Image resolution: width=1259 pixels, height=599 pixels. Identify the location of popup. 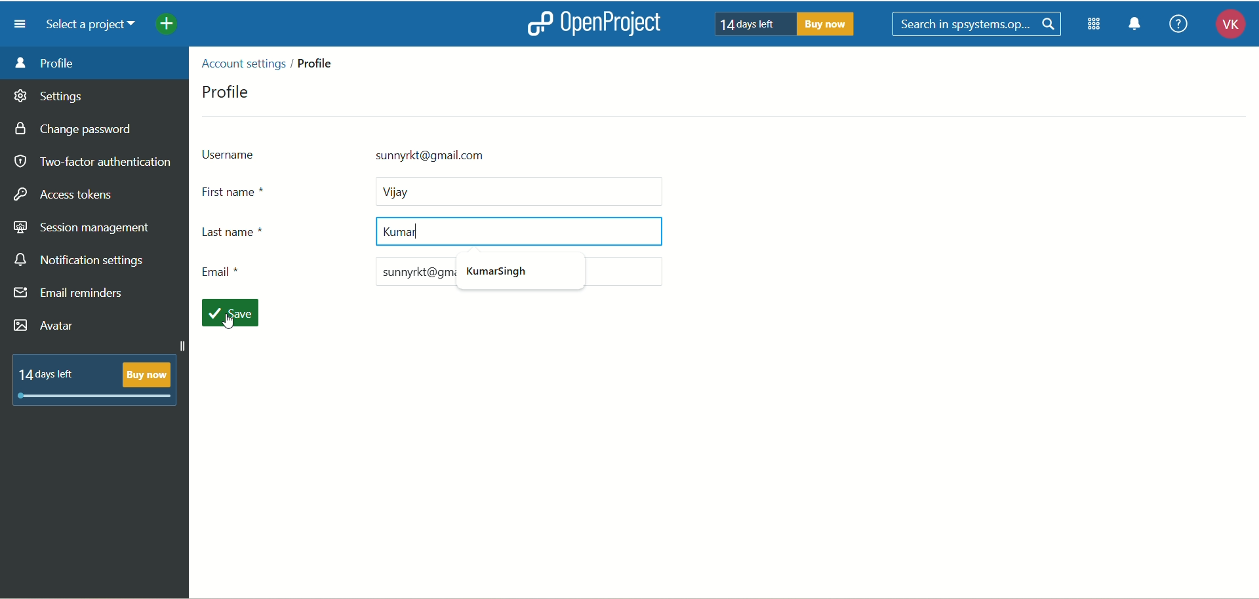
(508, 275).